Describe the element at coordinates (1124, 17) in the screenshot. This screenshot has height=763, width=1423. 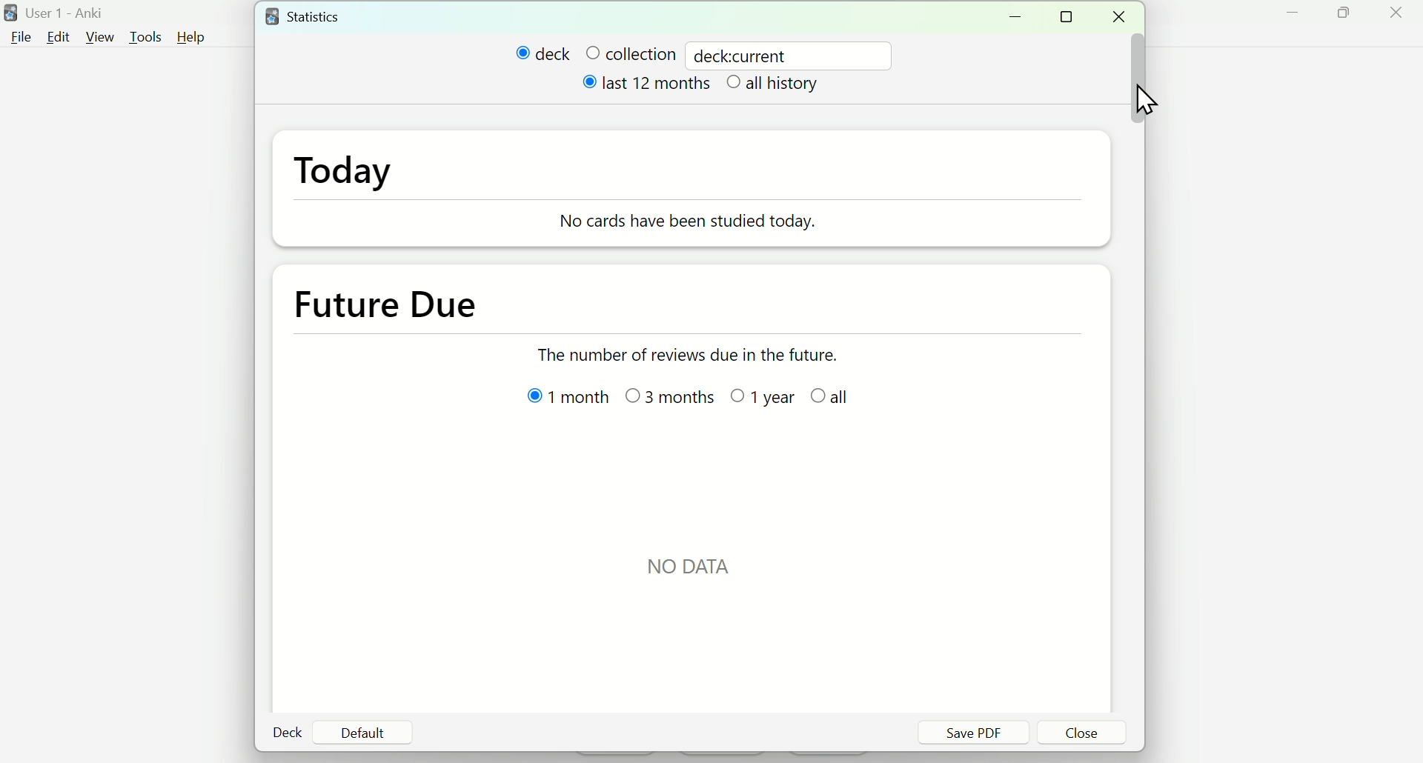
I see `Close` at that location.